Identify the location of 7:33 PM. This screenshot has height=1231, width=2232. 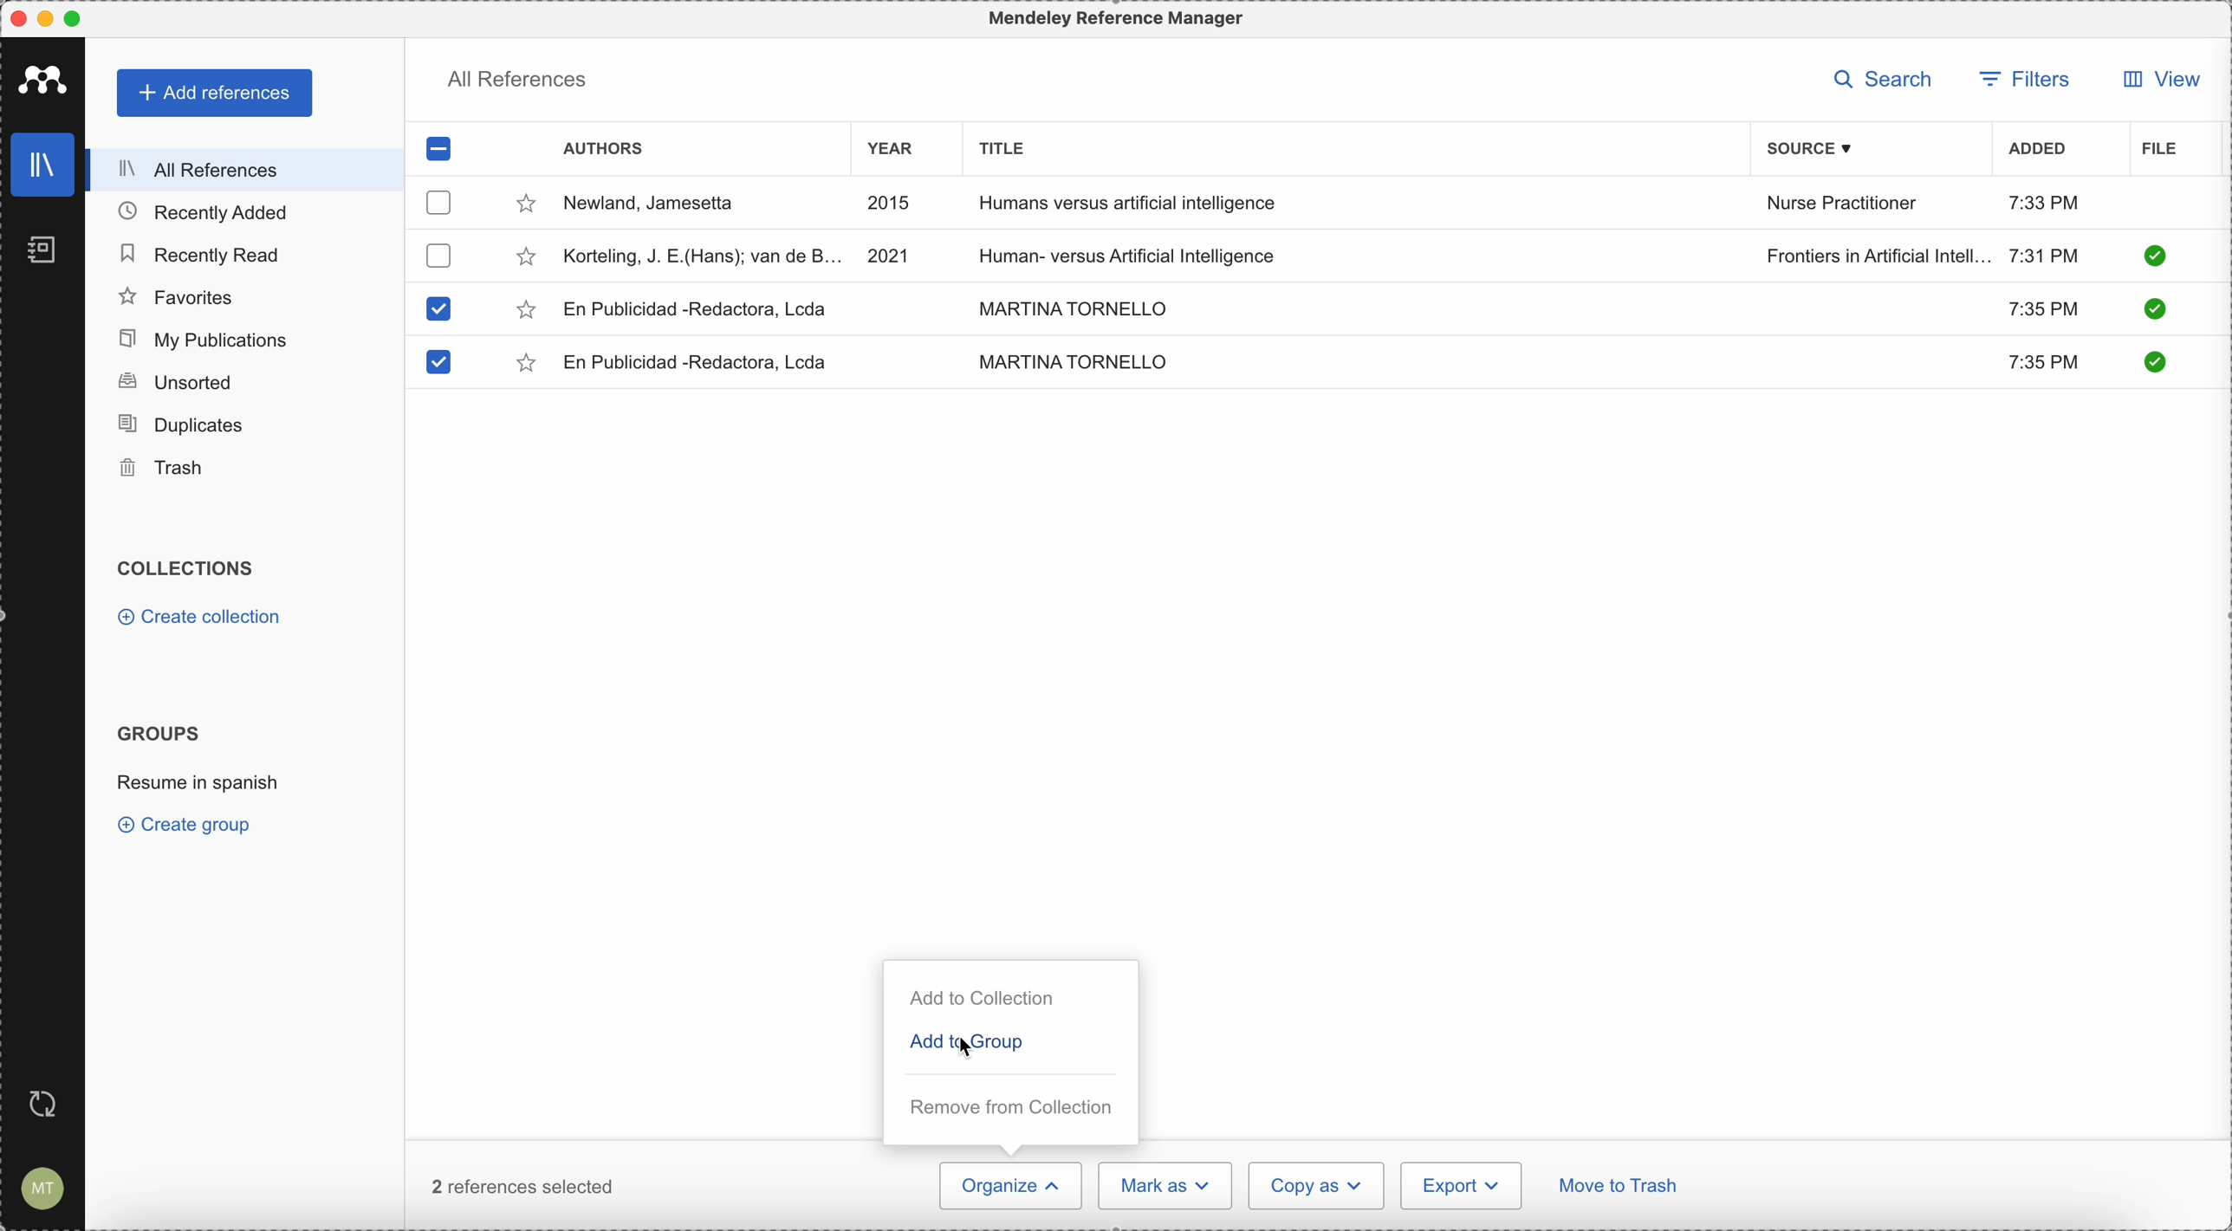
(2044, 202).